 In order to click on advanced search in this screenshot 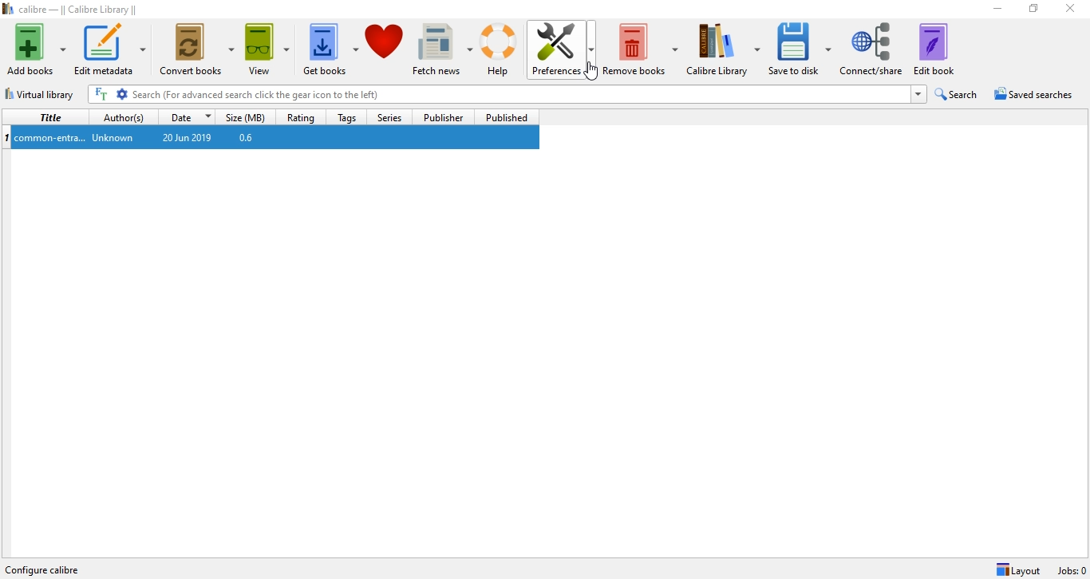, I will do `click(123, 94)`.